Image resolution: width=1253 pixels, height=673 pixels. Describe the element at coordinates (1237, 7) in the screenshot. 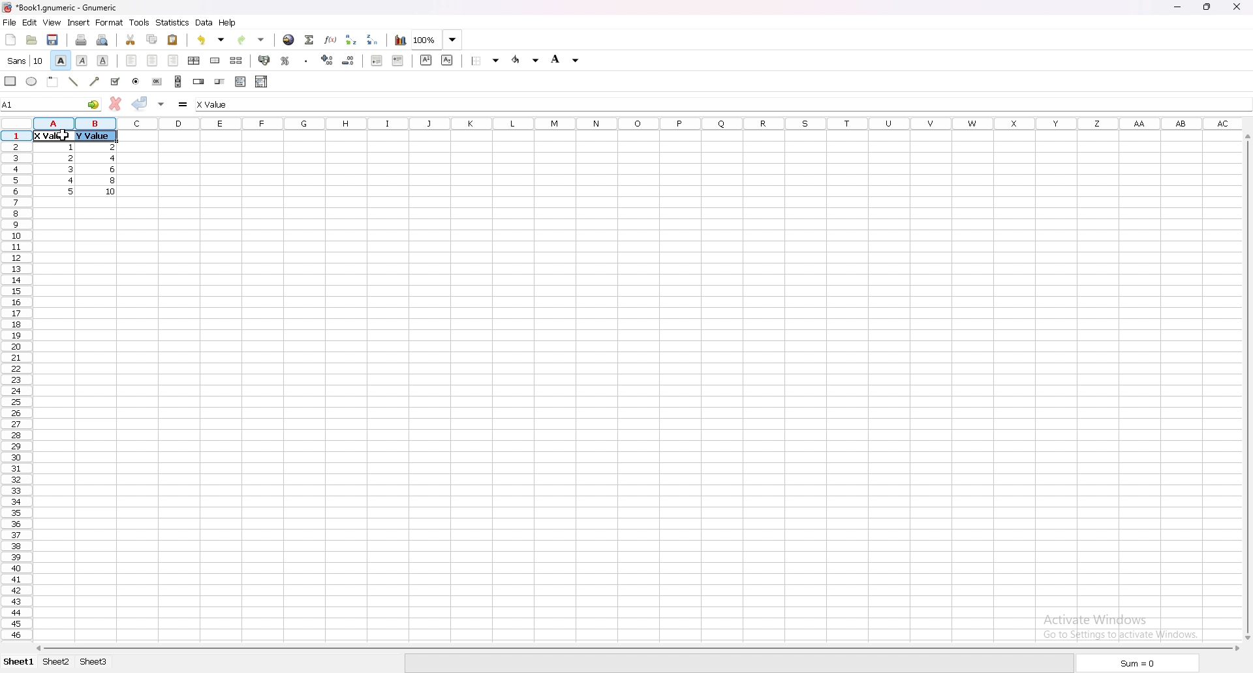

I see `close` at that location.